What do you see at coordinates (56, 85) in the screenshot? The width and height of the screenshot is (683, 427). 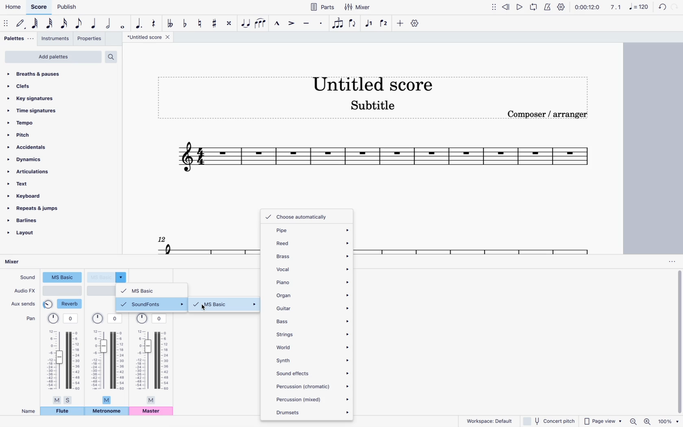 I see `clefs` at bounding box center [56, 85].